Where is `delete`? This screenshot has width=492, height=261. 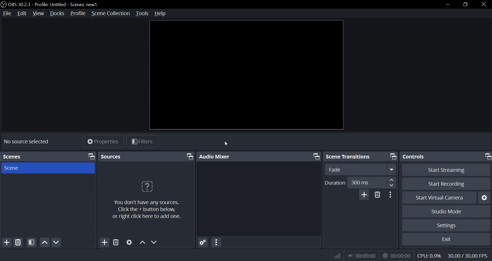 delete is located at coordinates (116, 243).